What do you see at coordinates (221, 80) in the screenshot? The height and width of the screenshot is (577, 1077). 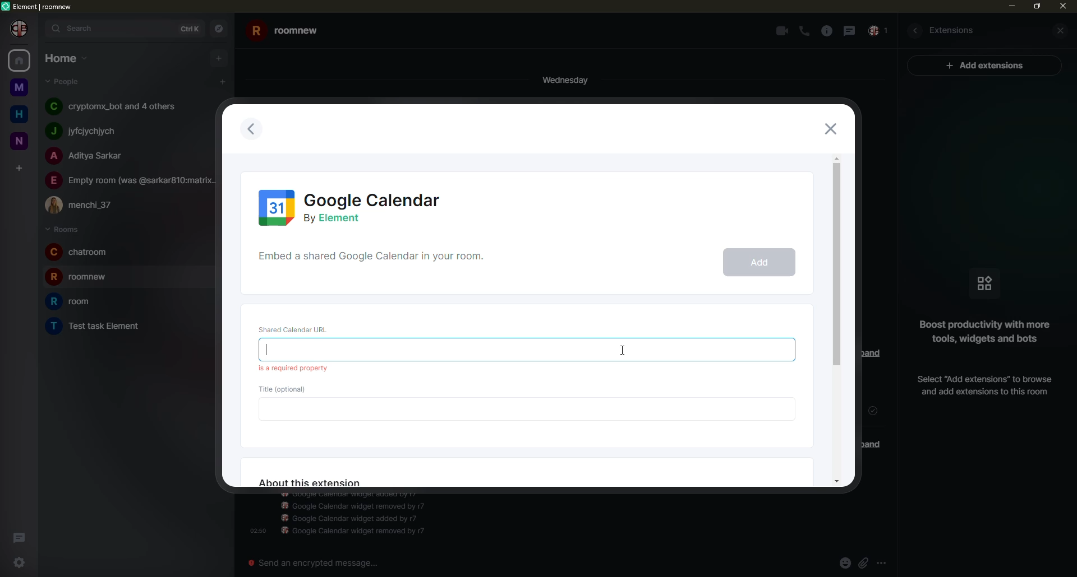 I see `add` at bounding box center [221, 80].